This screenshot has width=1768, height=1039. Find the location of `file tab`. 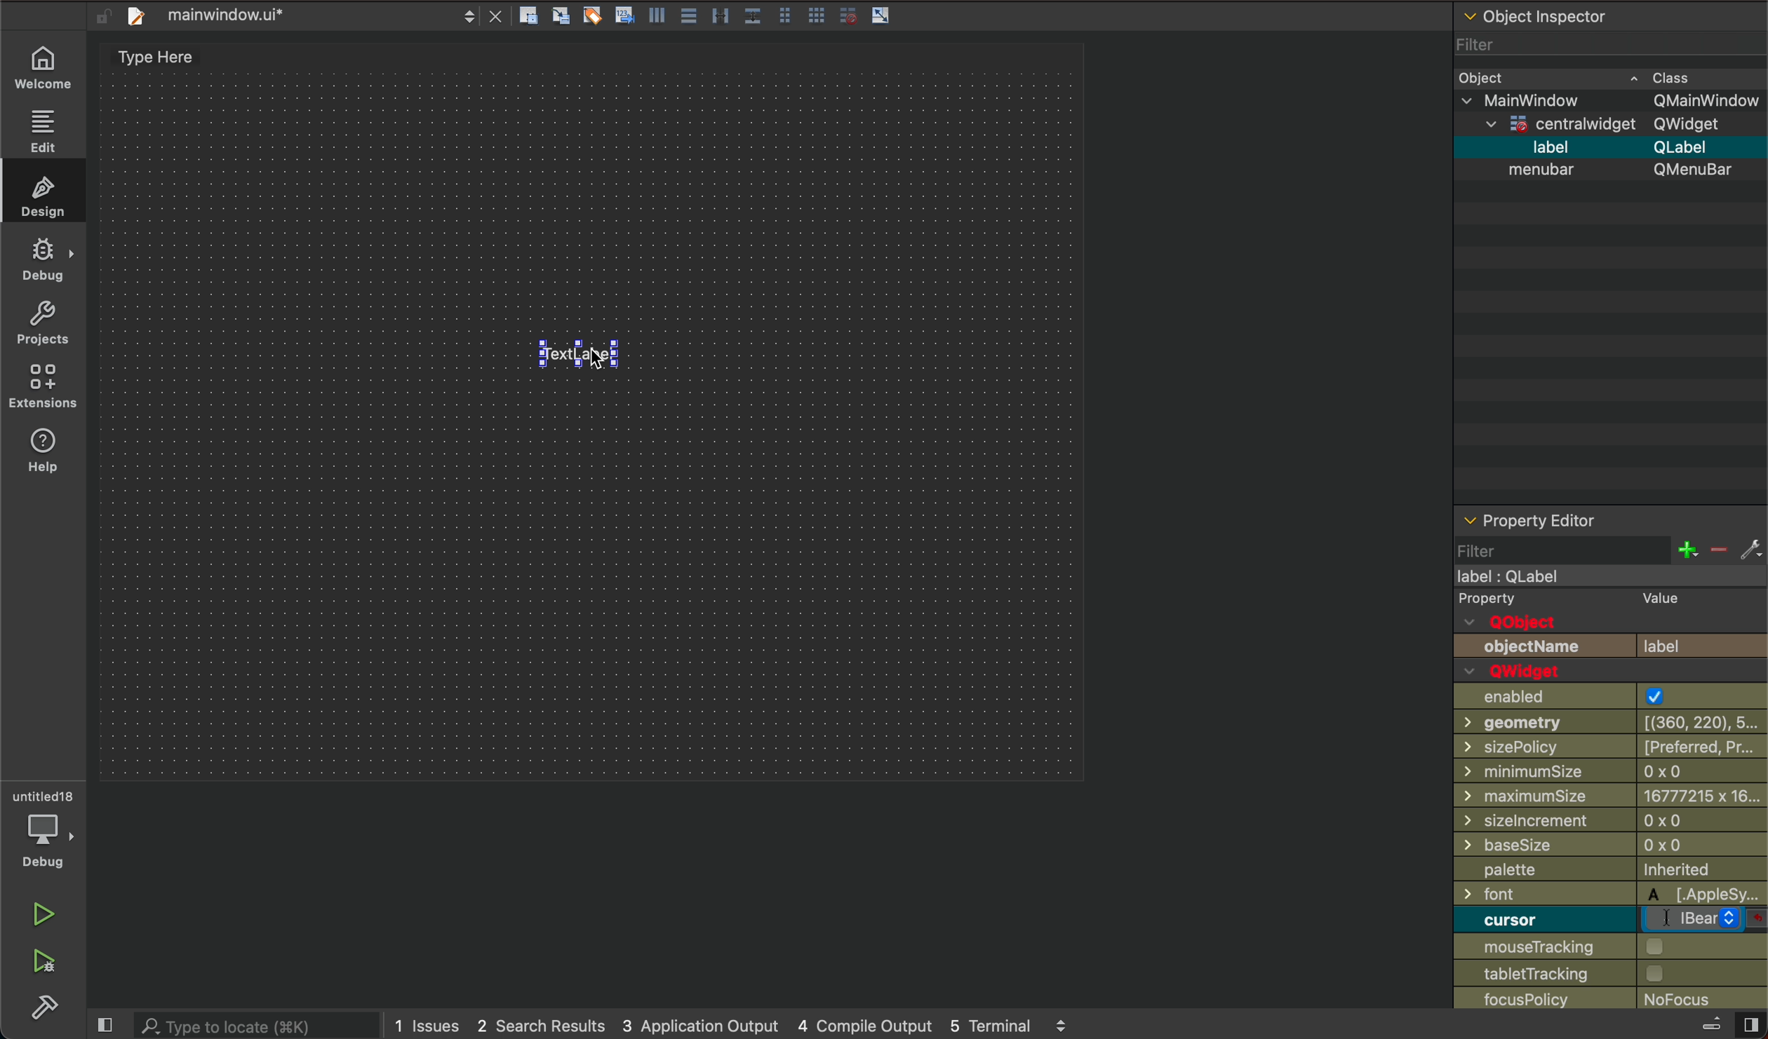

file tab is located at coordinates (291, 16).